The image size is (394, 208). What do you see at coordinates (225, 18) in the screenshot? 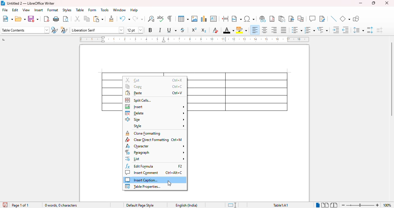
I see `insert page break` at bounding box center [225, 18].